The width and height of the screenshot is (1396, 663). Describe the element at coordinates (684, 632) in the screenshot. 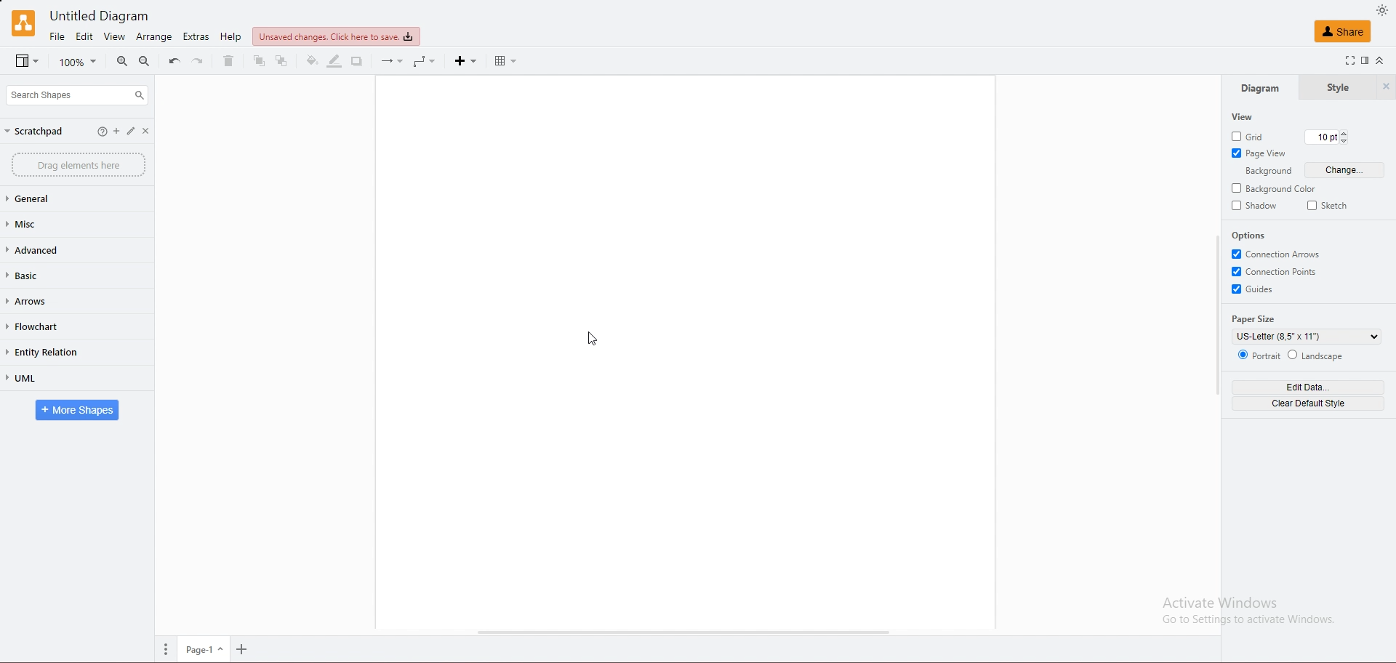

I see `scroll bar horizontal` at that location.